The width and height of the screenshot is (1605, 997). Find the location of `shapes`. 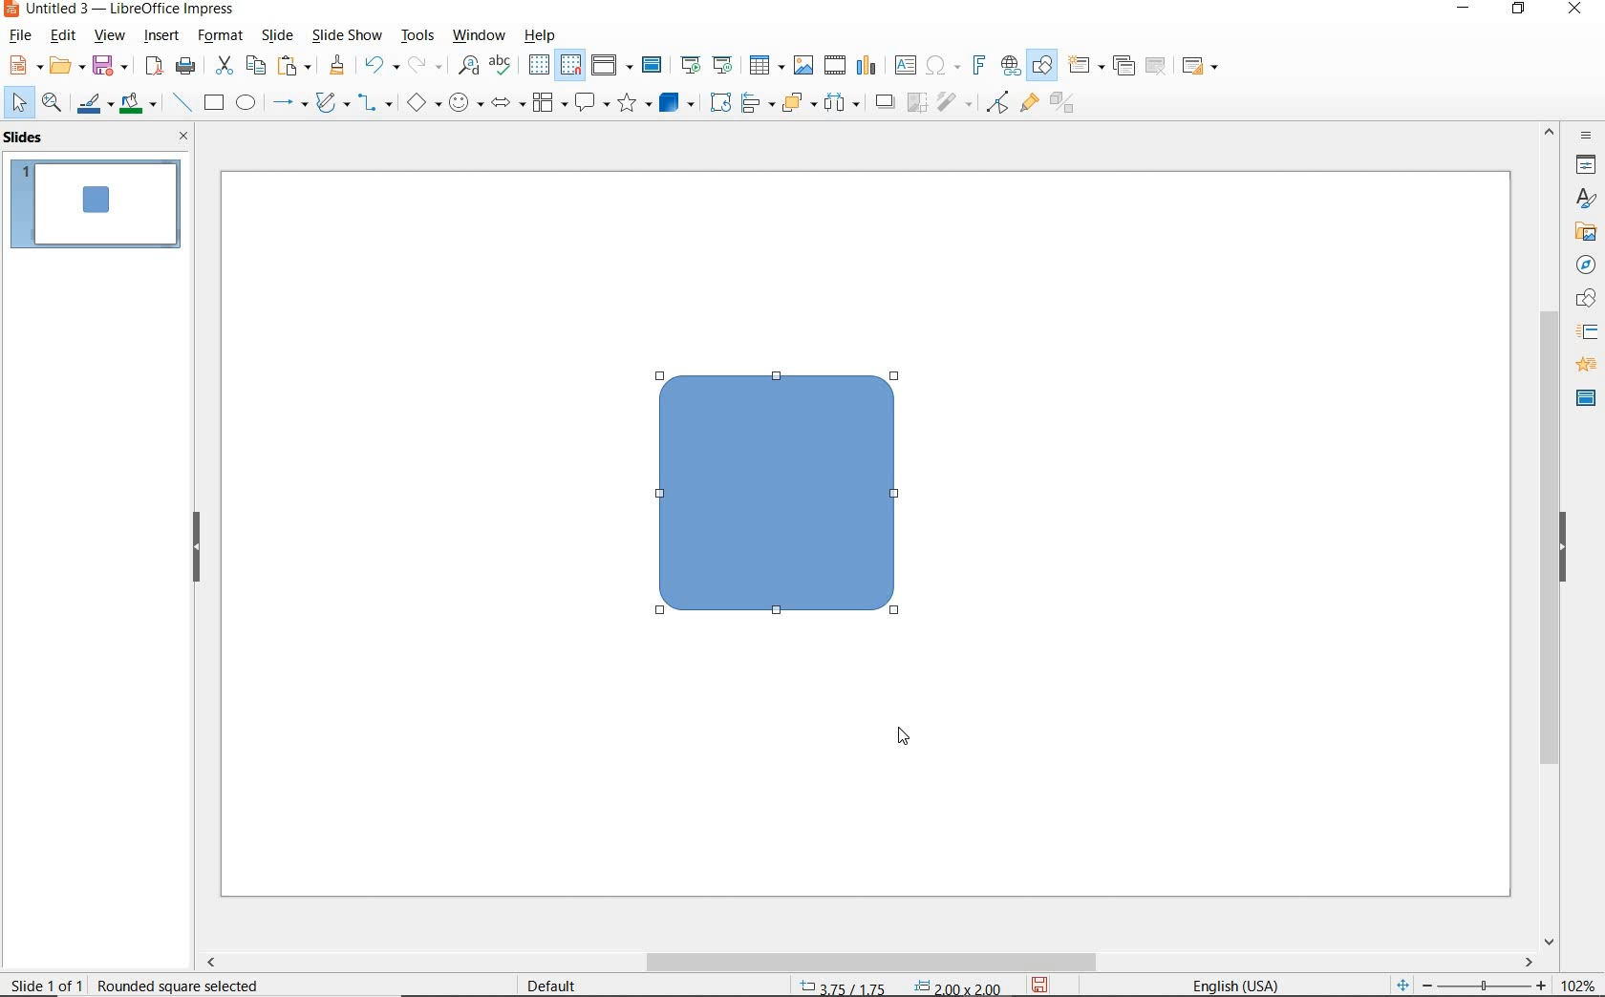

shapes is located at coordinates (1582, 299).